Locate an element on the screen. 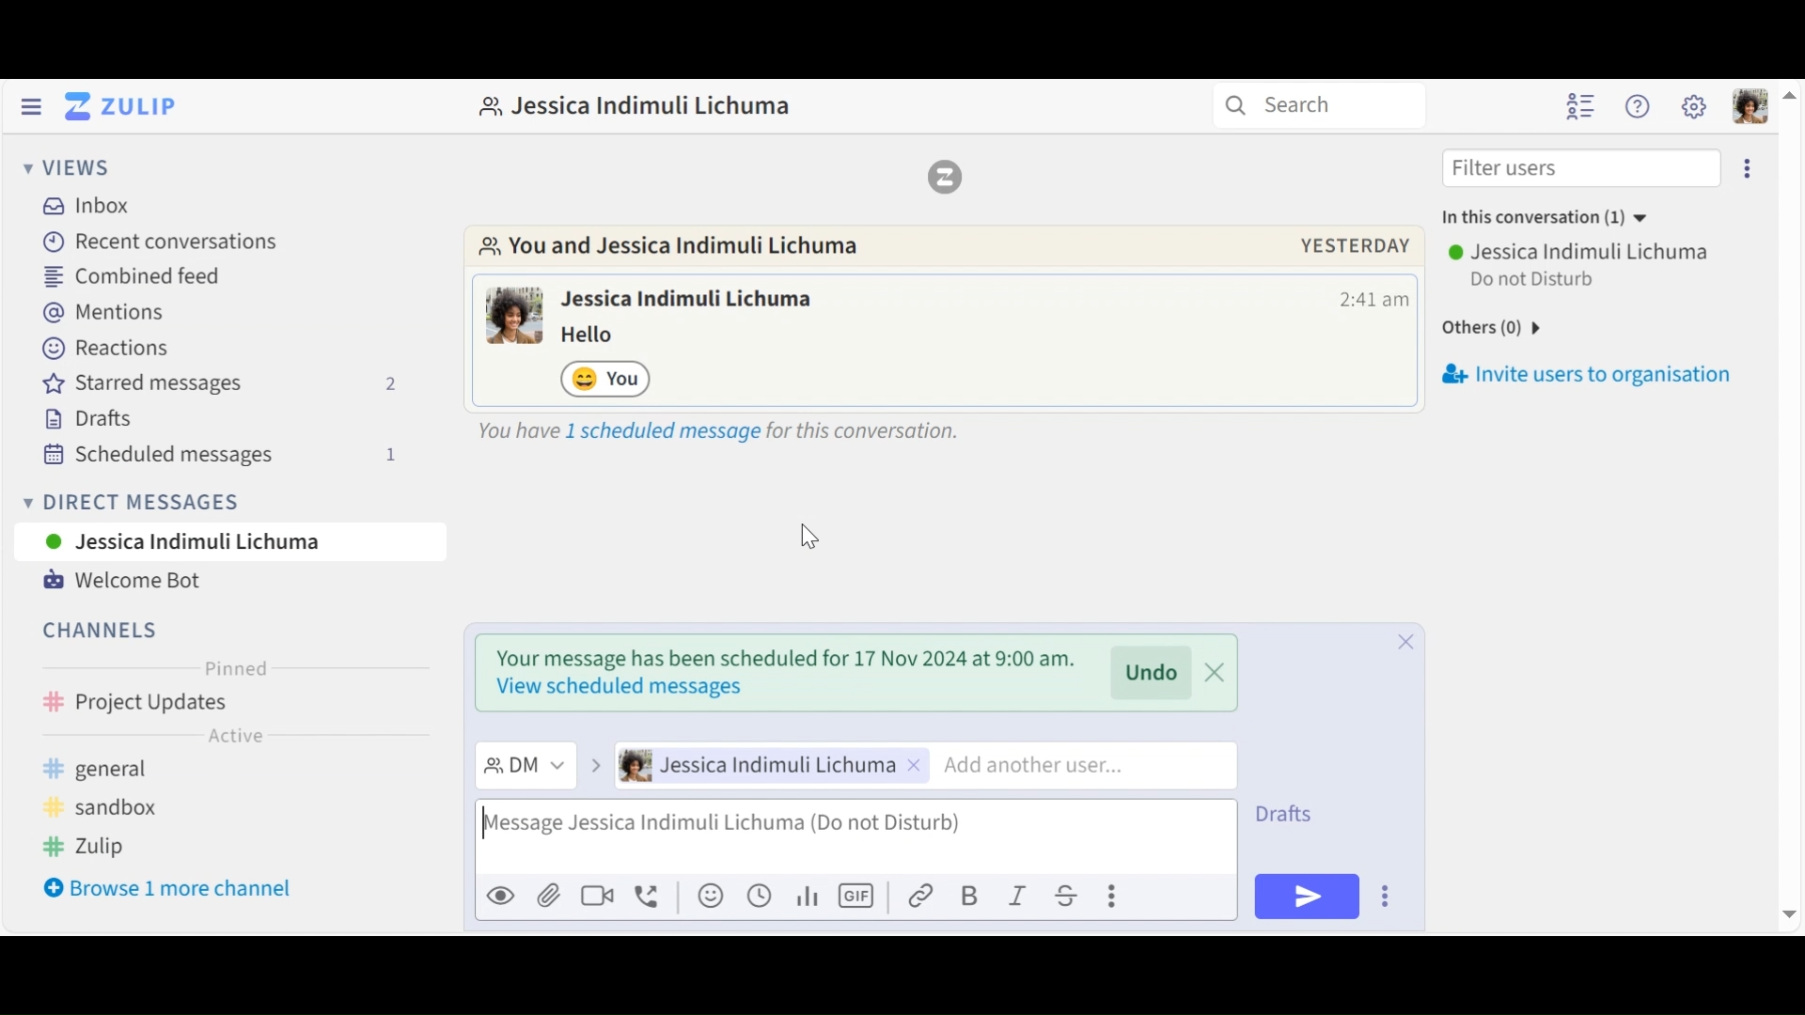 The width and height of the screenshot is (1805, 1015). preview is located at coordinates (501, 897).